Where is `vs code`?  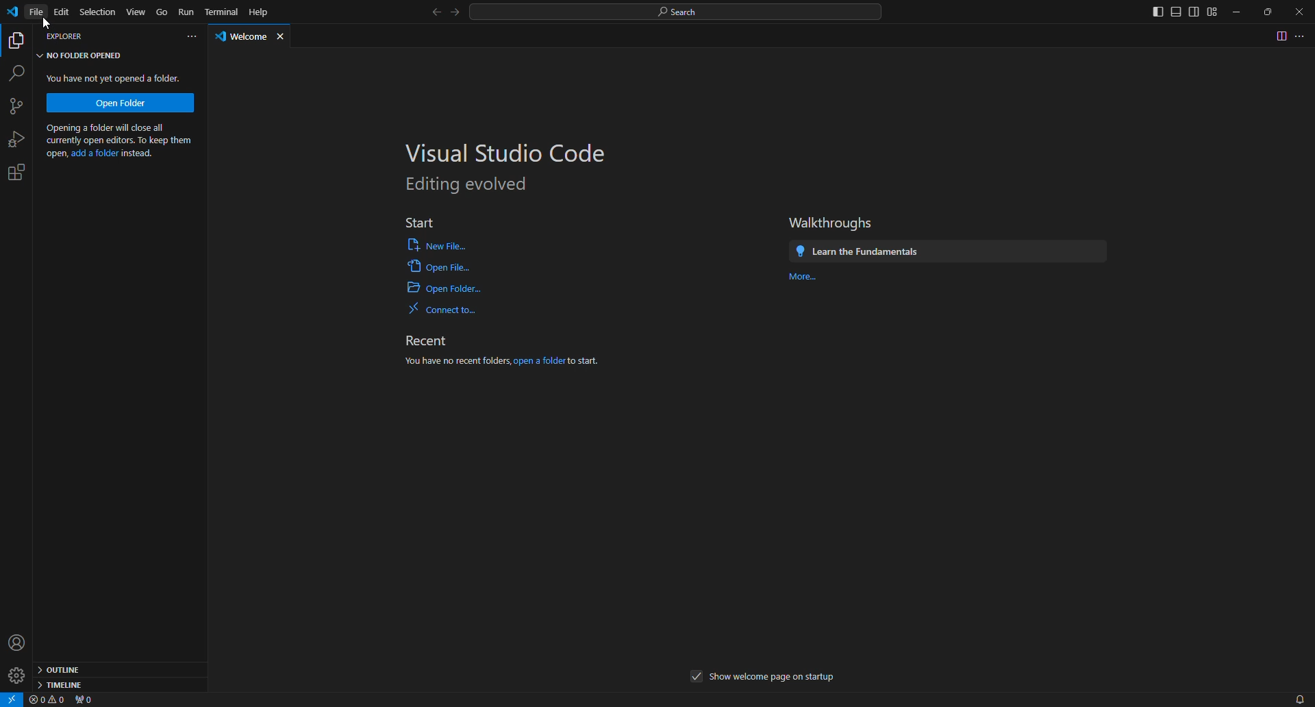
vs code is located at coordinates (15, 14).